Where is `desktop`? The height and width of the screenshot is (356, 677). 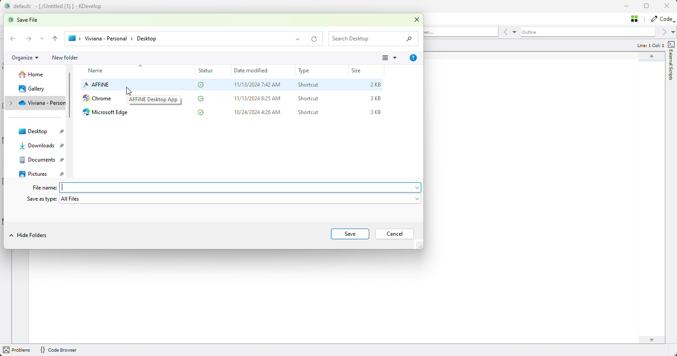 desktop is located at coordinates (41, 131).